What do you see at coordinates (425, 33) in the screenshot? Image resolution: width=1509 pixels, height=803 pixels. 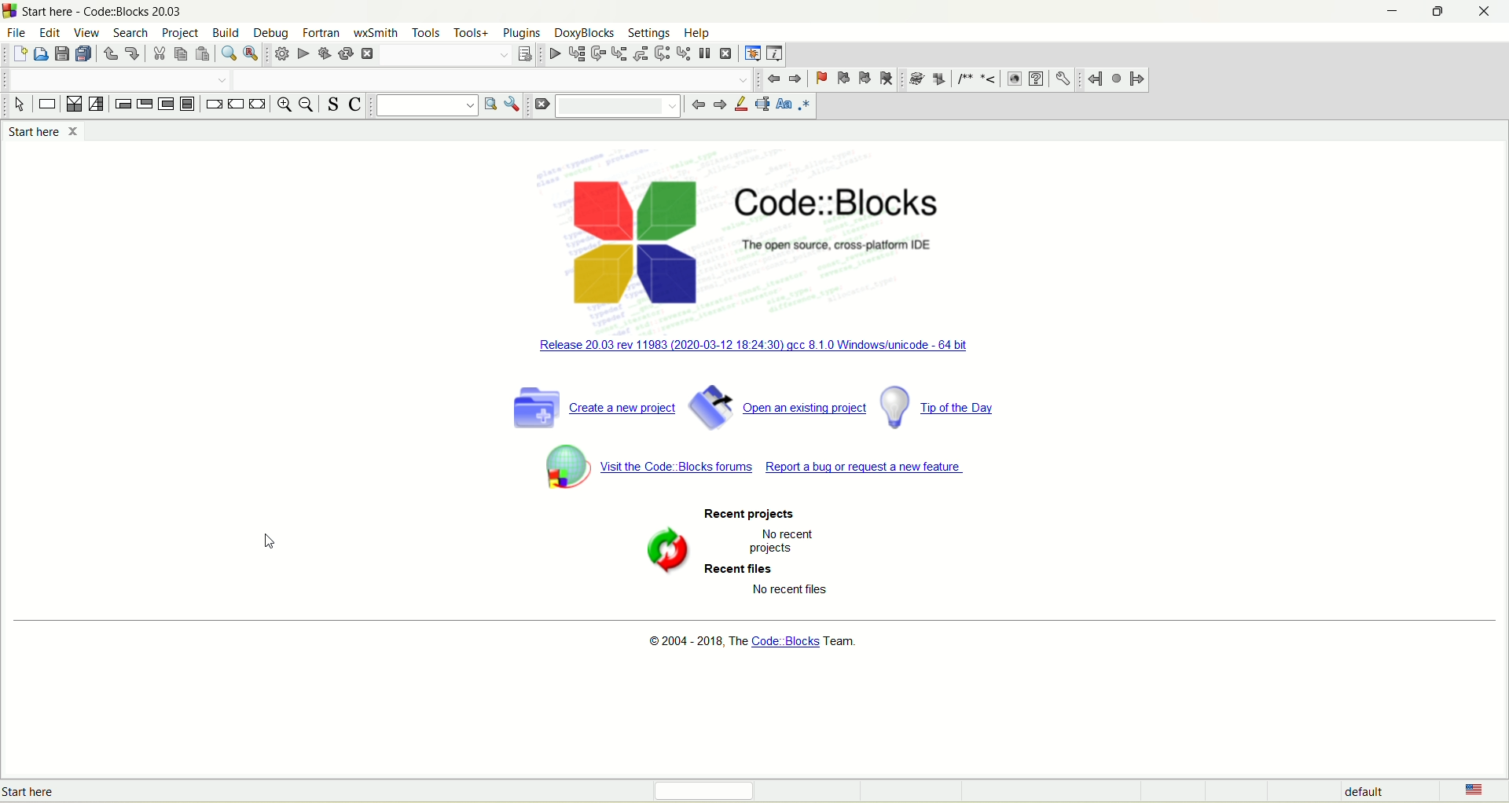 I see `tools` at bounding box center [425, 33].